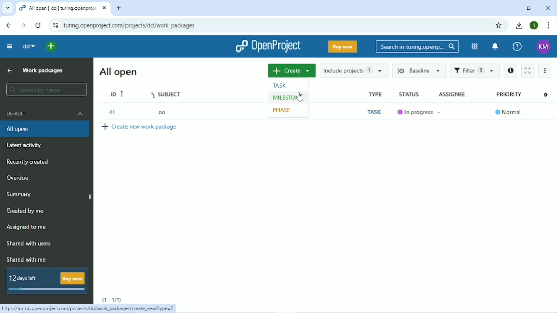 Image resolution: width=557 pixels, height=313 pixels. I want to click on KM, so click(543, 47).